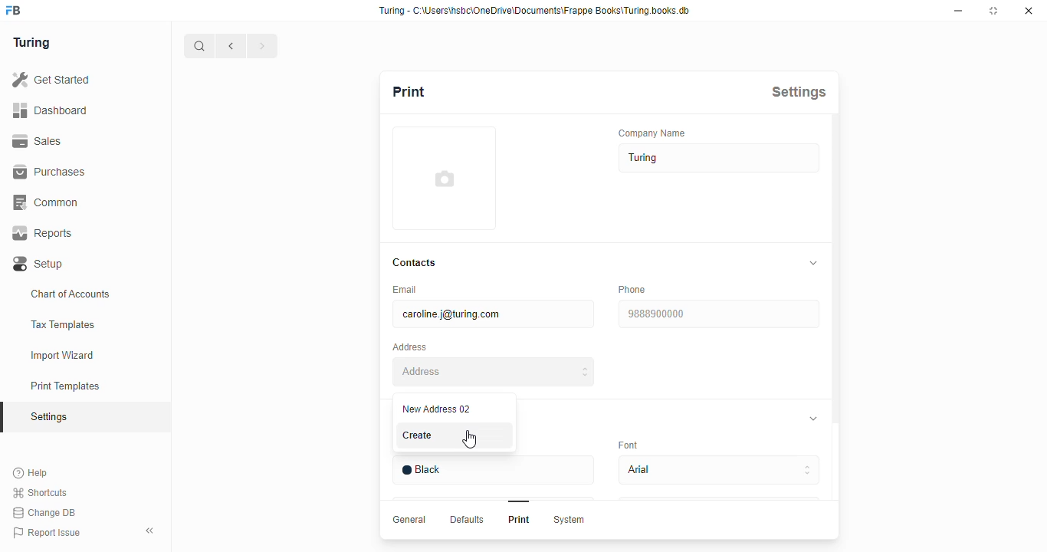 The image size is (1047, 552). I want to click on change DB, so click(44, 513).